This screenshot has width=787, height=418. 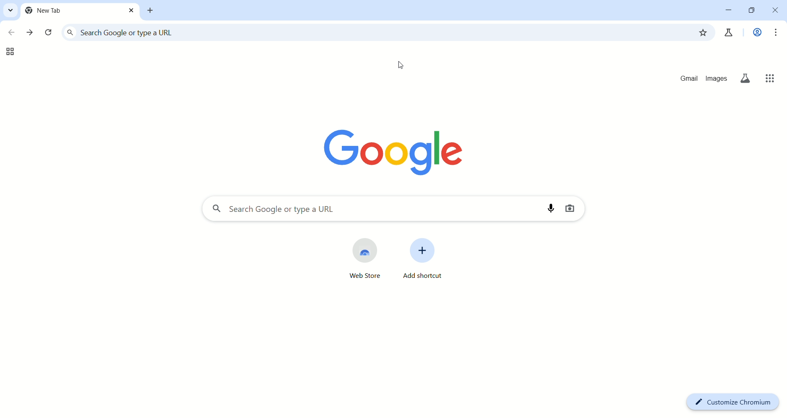 What do you see at coordinates (757, 32) in the screenshot?
I see `work` at bounding box center [757, 32].